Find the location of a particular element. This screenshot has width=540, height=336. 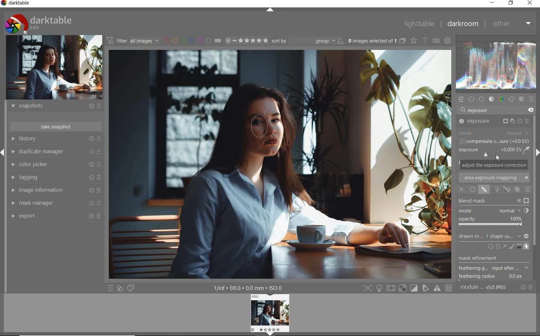

filter by image color is located at coordinates (193, 41).